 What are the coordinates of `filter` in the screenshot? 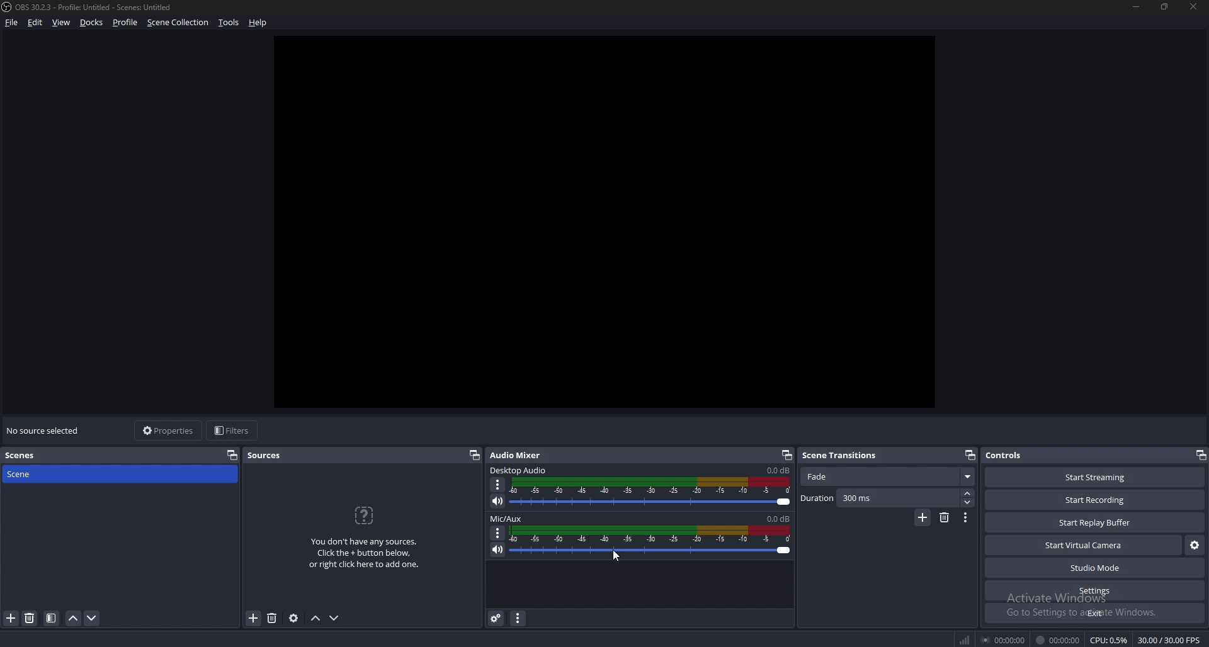 It's located at (51, 619).